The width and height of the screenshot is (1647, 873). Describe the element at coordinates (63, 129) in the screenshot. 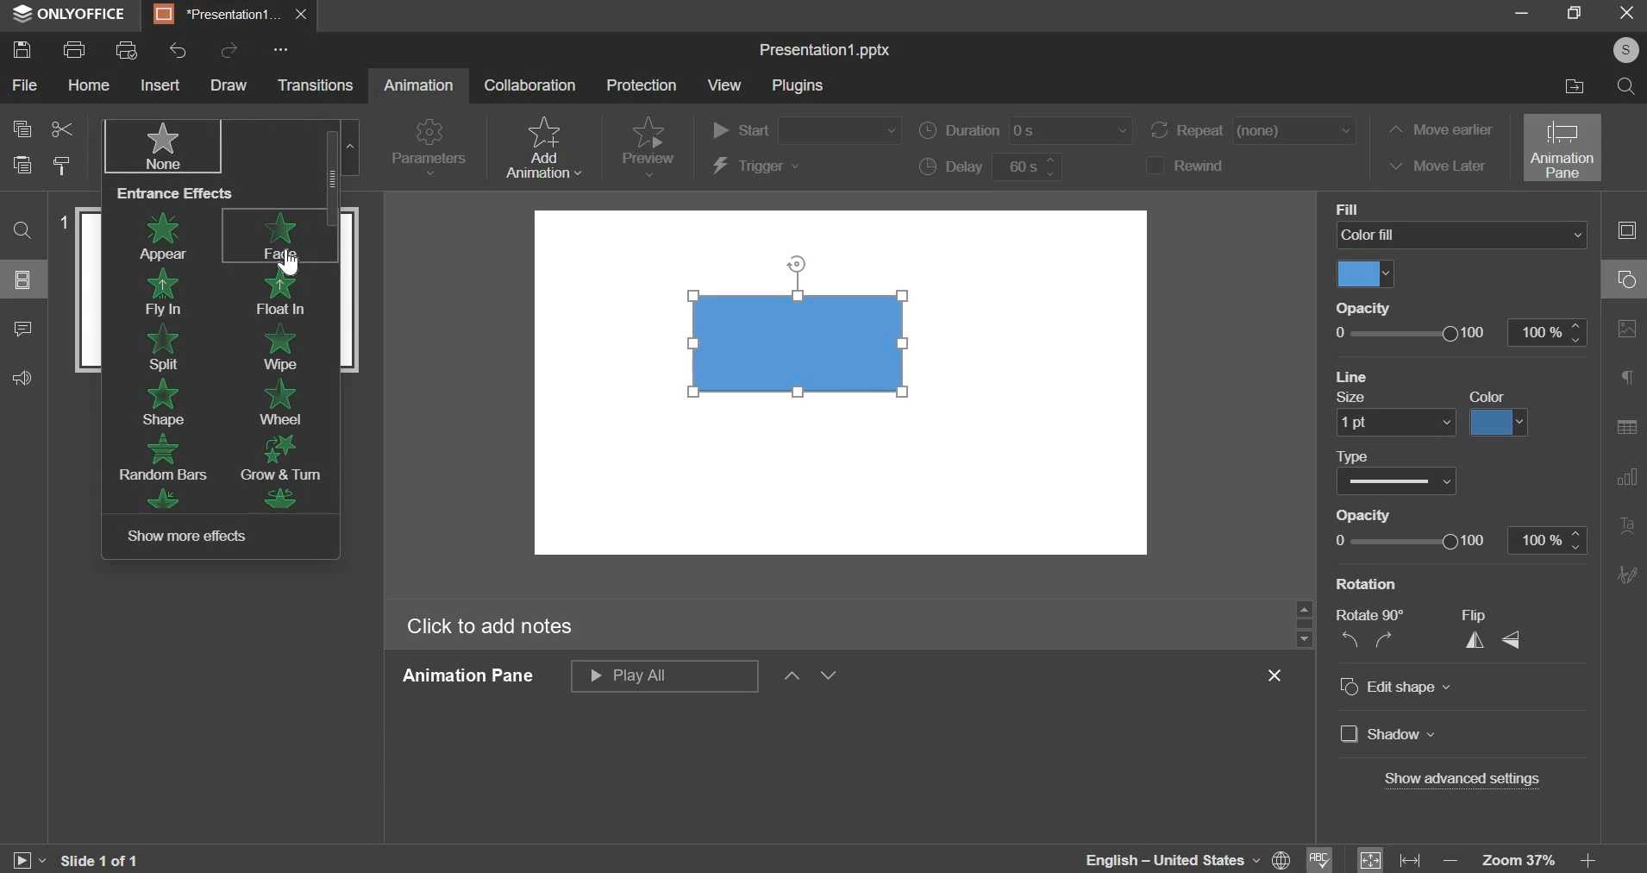

I see `cut` at that location.